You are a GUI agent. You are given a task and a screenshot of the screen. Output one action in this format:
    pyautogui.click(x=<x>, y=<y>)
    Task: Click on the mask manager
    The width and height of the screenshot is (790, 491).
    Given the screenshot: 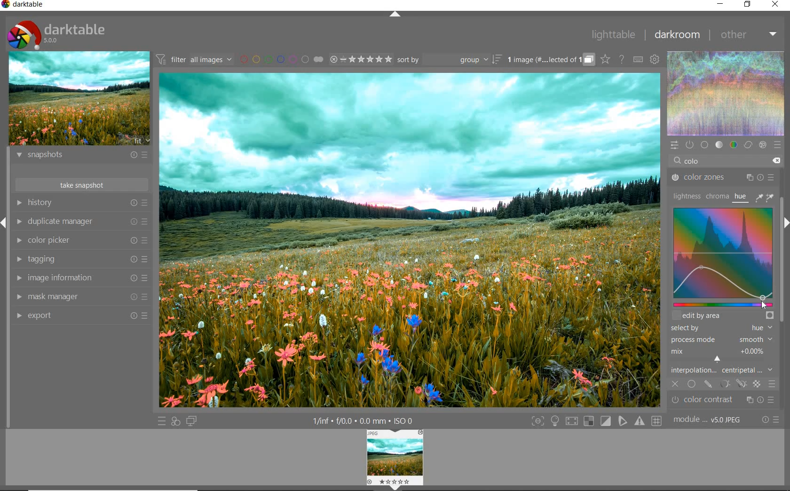 What is the action you would take?
    pyautogui.click(x=81, y=296)
    